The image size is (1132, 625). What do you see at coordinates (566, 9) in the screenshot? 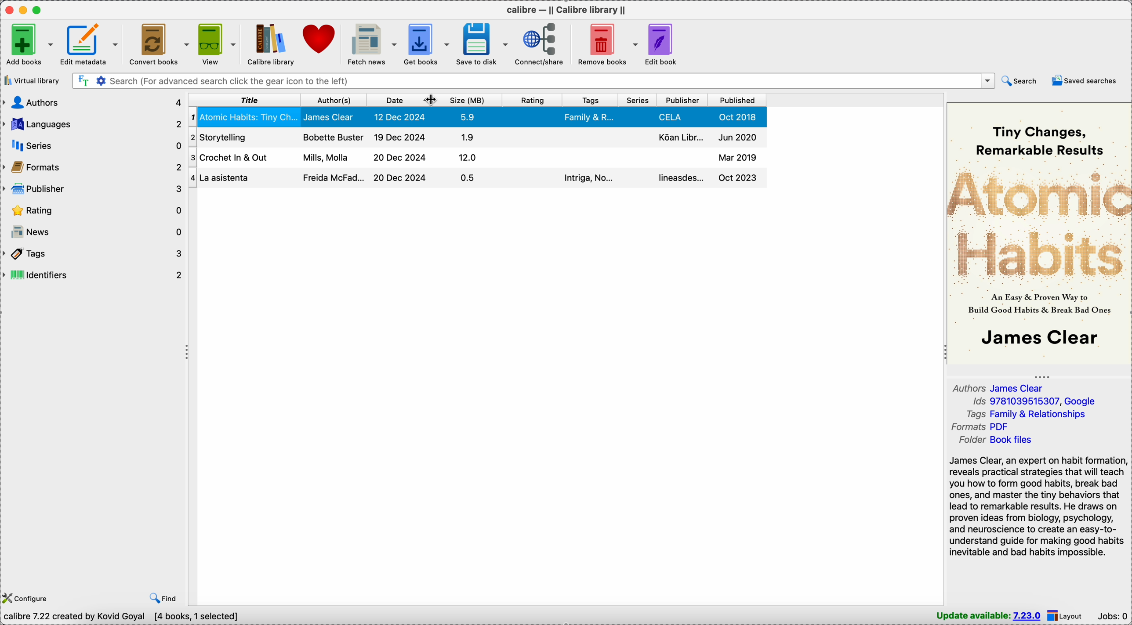
I see `Calibre - || Calibre library ||` at bounding box center [566, 9].